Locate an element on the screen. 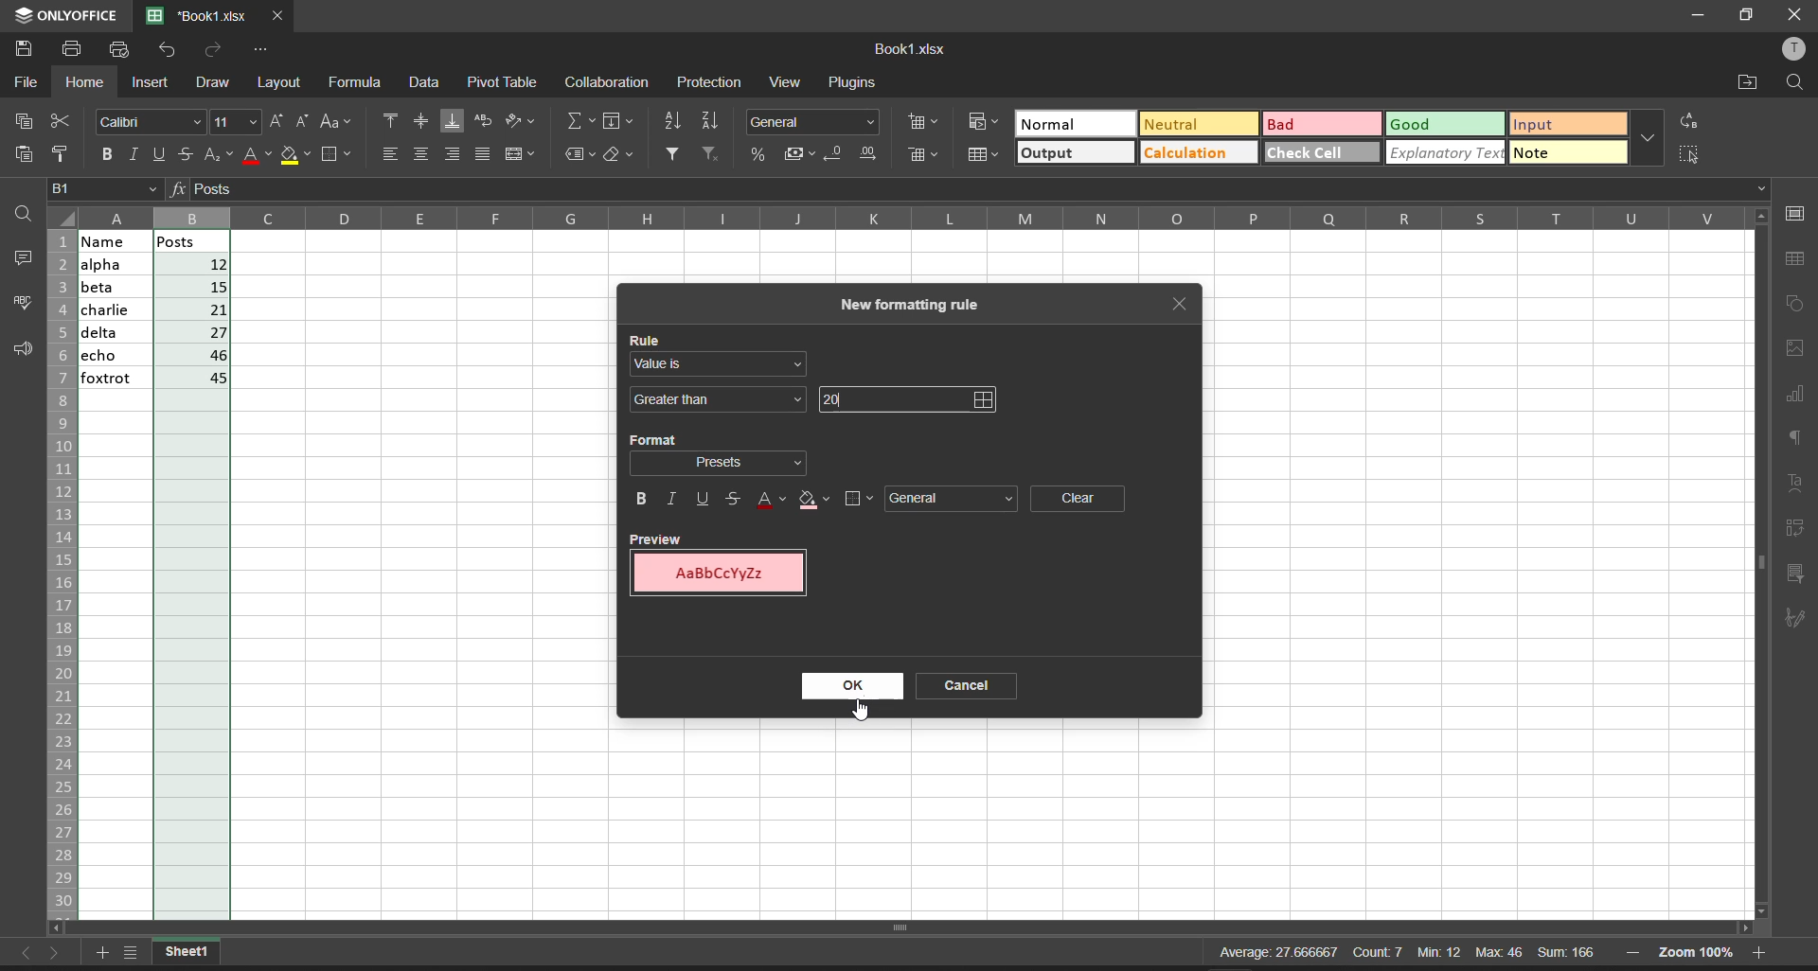 The image size is (1818, 971). table settings is located at coordinates (1800, 259).